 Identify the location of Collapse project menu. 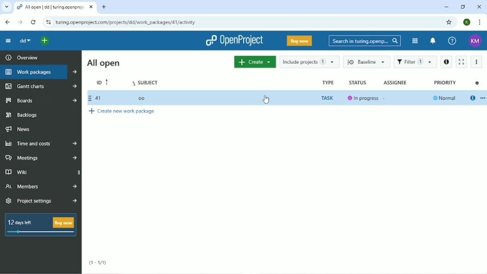
(8, 41).